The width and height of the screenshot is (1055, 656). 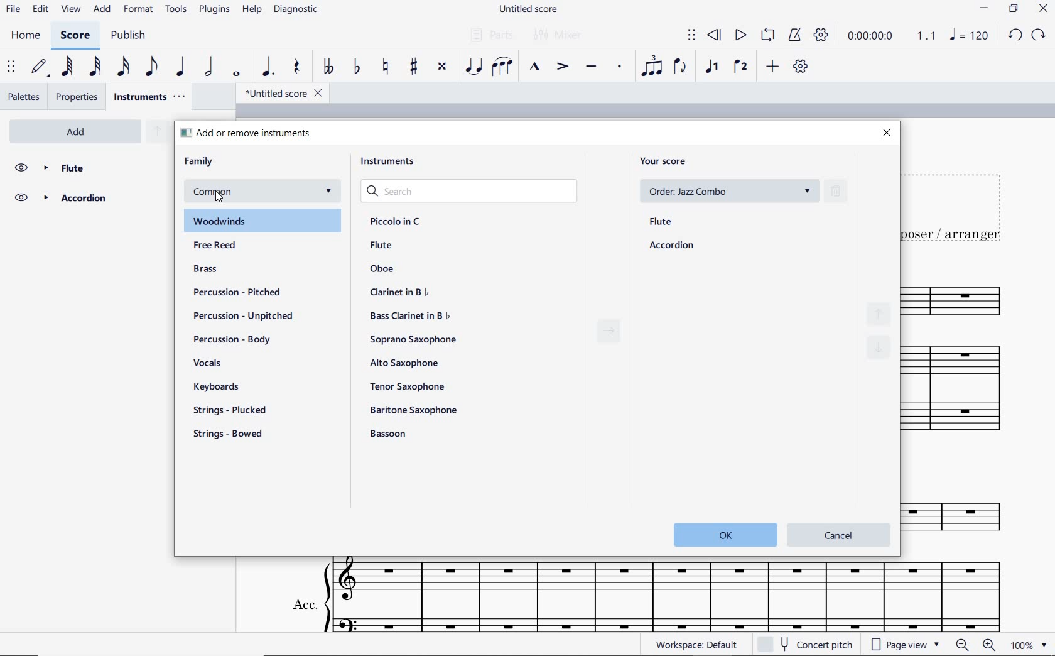 What do you see at coordinates (740, 37) in the screenshot?
I see `play` at bounding box center [740, 37].